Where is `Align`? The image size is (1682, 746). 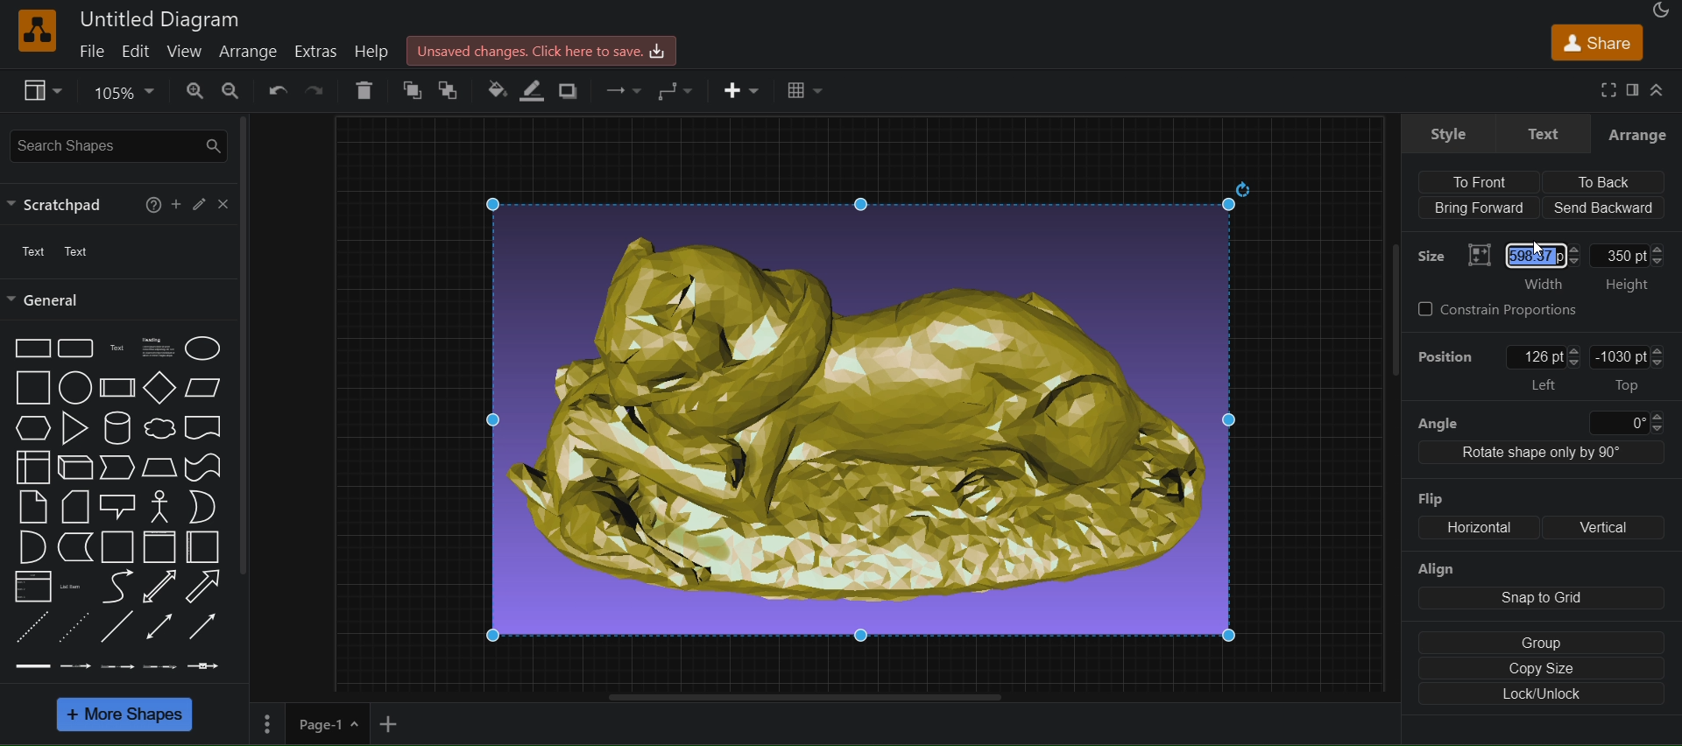 Align is located at coordinates (1438, 570).